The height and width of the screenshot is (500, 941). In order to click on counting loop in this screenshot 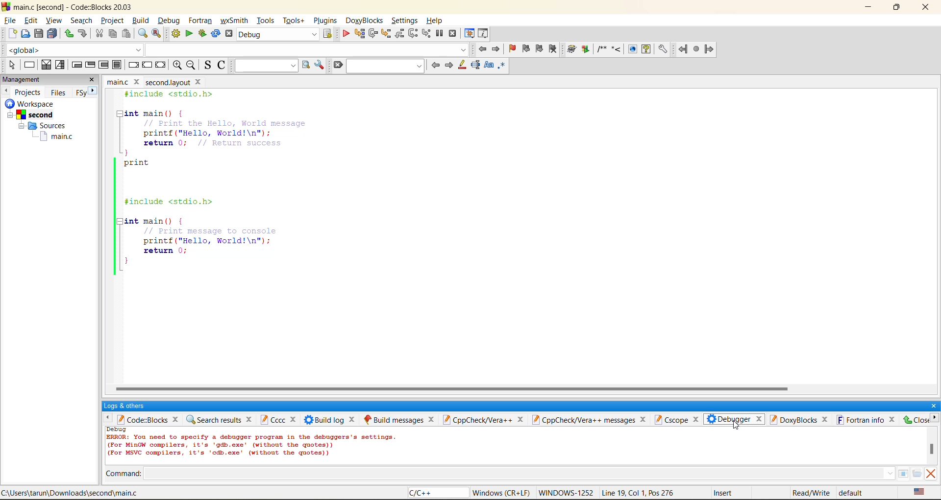, I will do `click(102, 65)`.